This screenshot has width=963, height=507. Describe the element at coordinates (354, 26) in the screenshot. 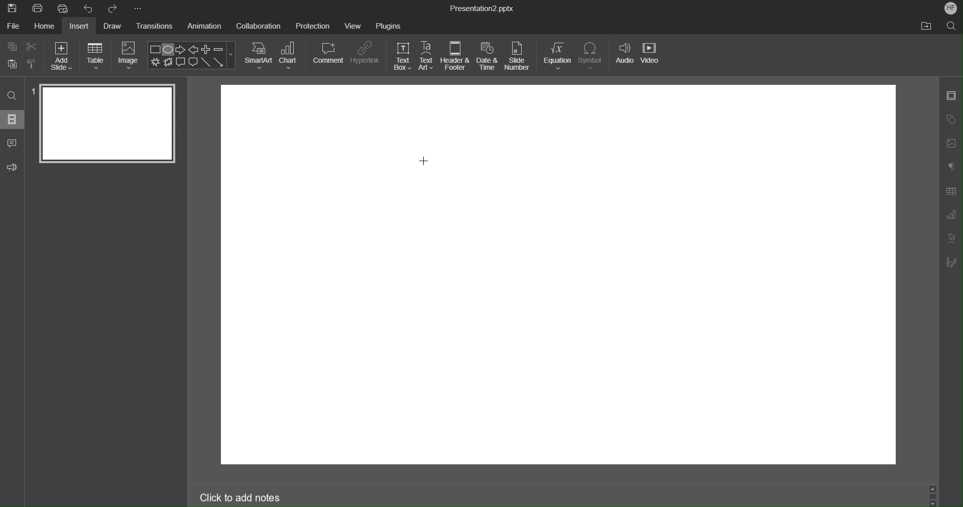

I see `View` at that location.